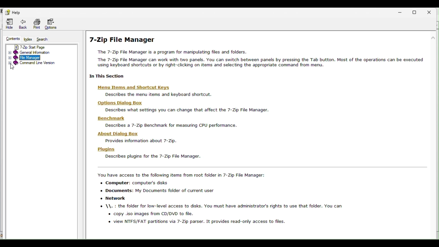 This screenshot has height=247, width=439. I want to click on | In This Section, so click(108, 77).